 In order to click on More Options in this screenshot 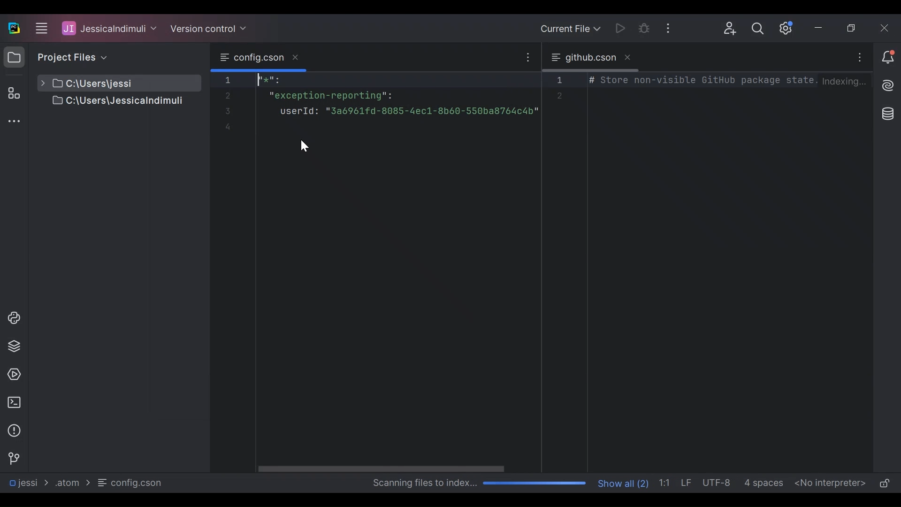, I will do `click(670, 28)`.